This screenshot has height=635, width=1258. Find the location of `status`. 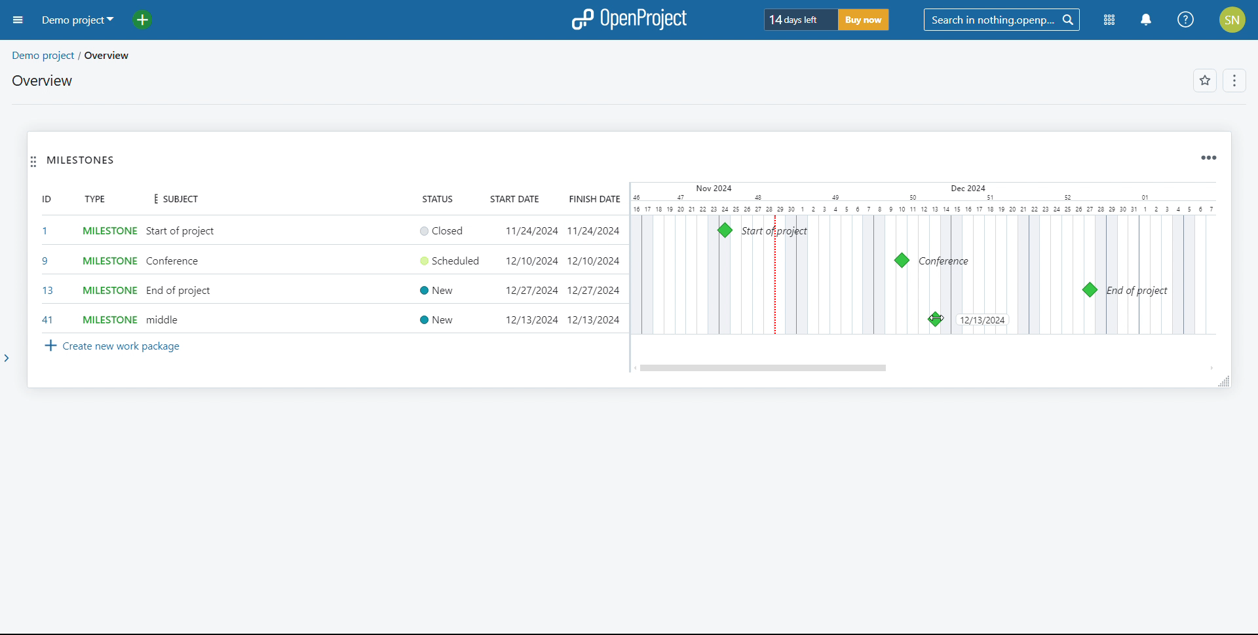

status is located at coordinates (438, 198).